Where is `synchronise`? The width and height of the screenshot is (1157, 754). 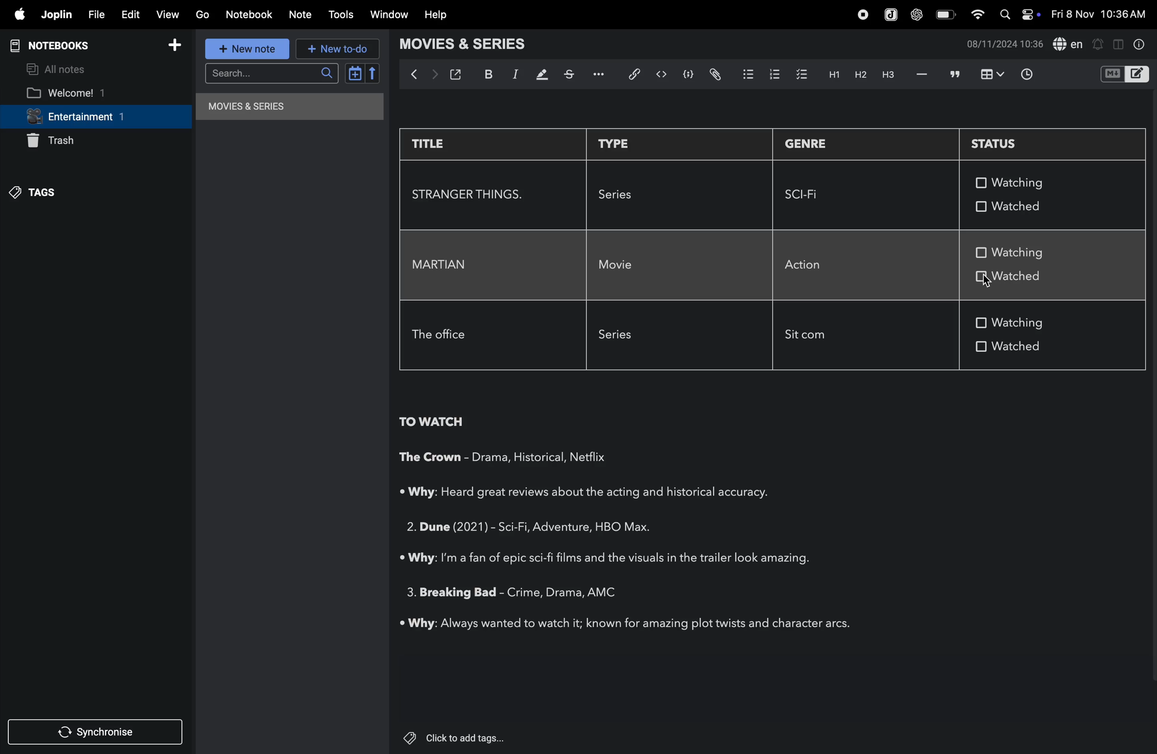 synchronise is located at coordinates (98, 733).